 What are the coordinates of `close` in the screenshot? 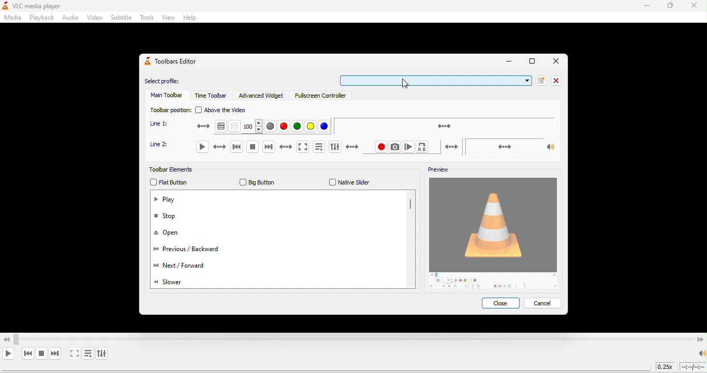 It's located at (503, 304).